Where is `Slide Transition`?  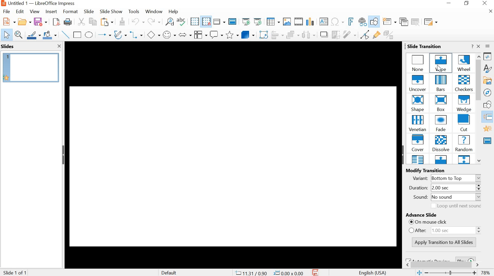 Slide Transition is located at coordinates (489, 117).